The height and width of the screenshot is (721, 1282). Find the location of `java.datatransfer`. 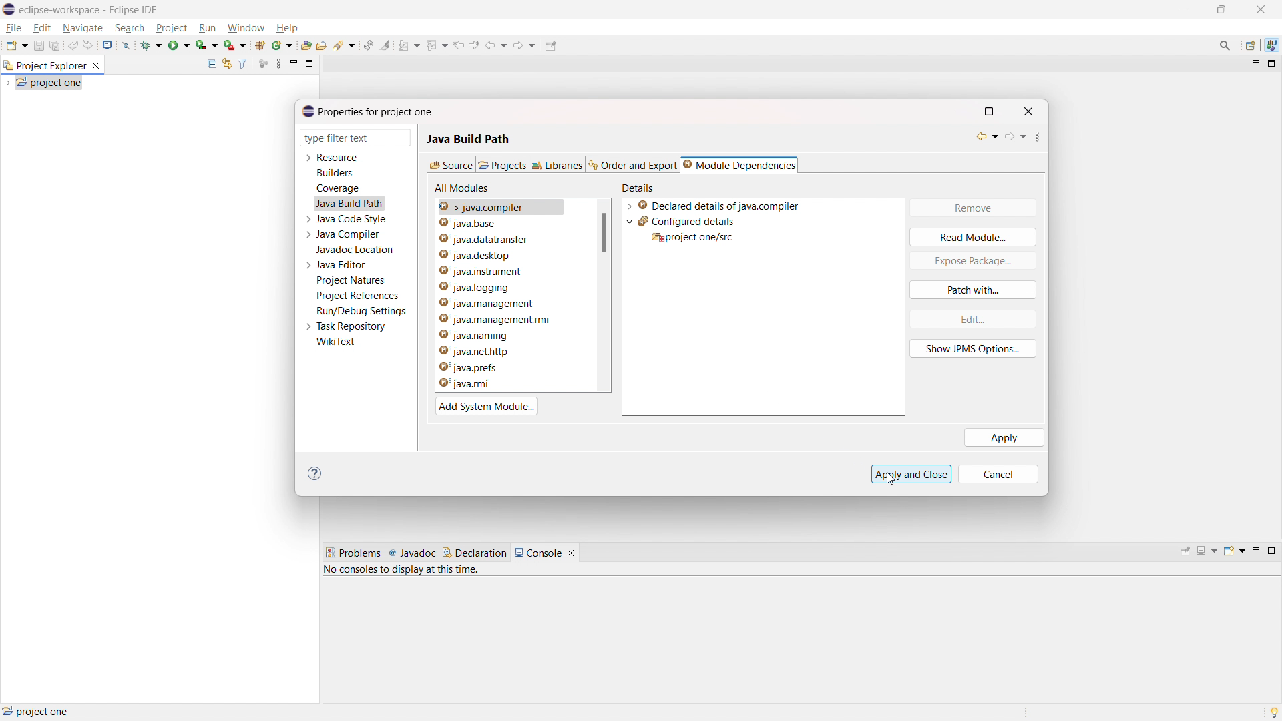

java.datatransfer is located at coordinates (509, 240).